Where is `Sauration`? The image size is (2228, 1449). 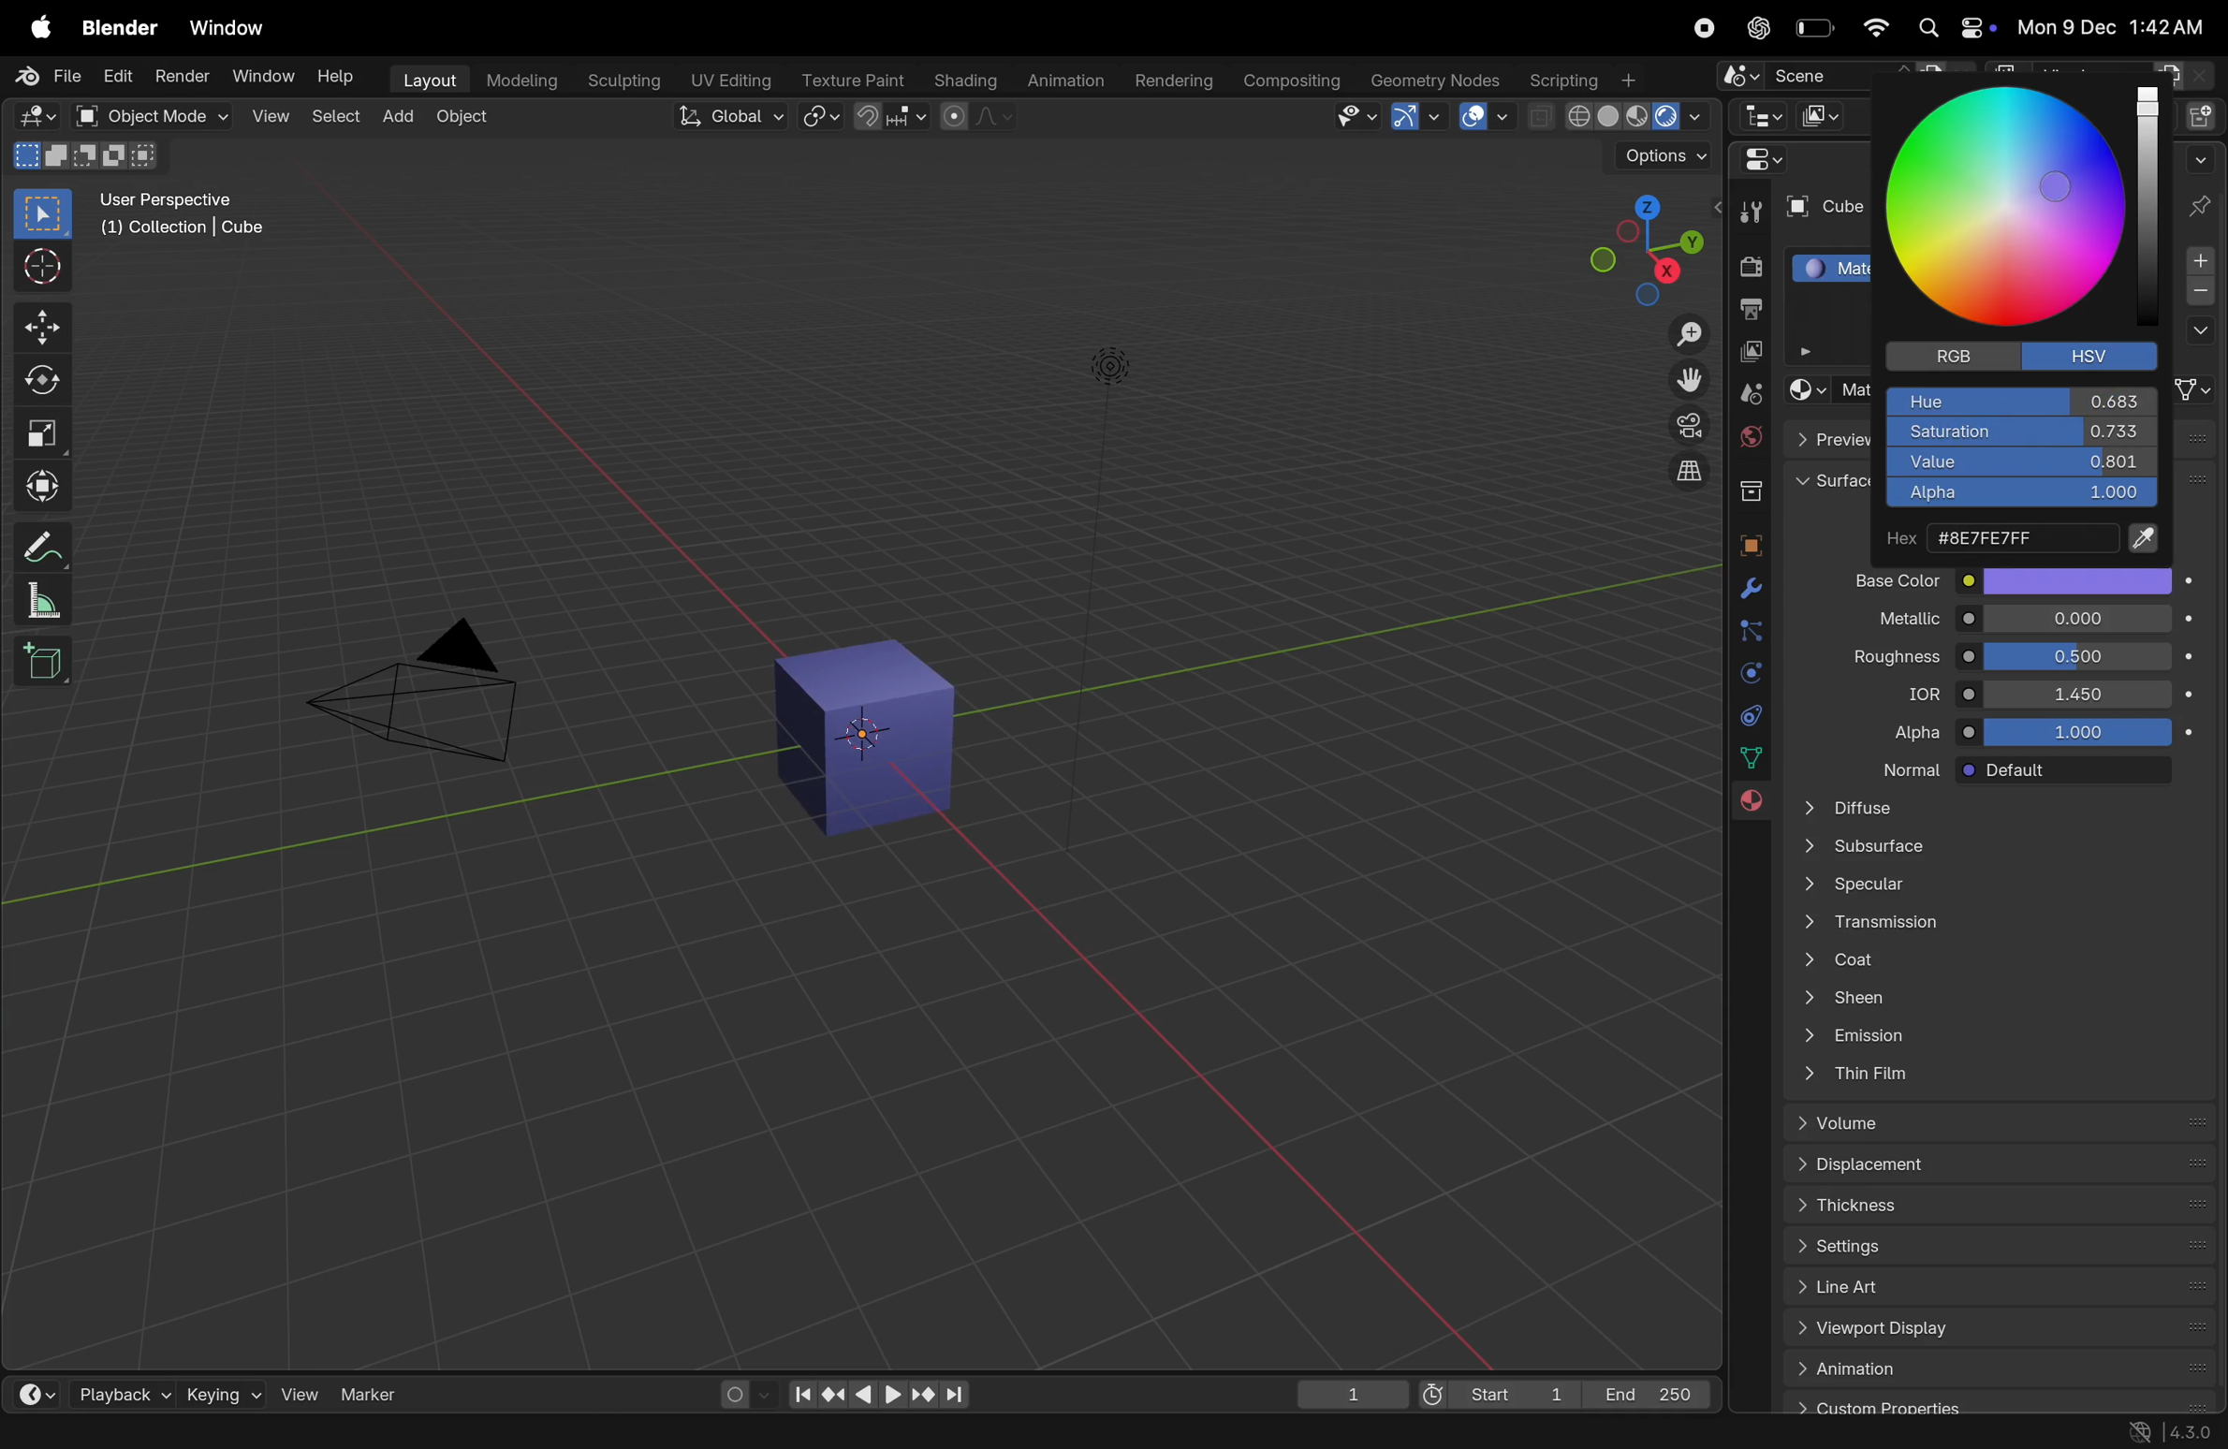 Sauration is located at coordinates (2019, 432).